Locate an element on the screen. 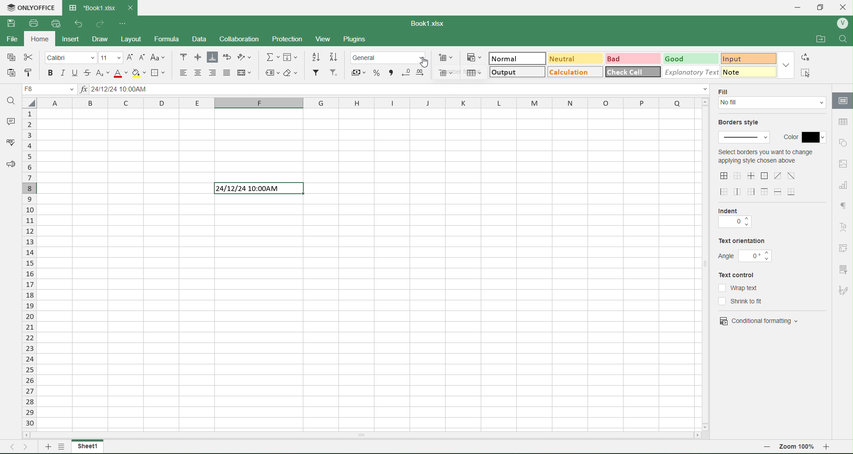  Font Style is located at coordinates (71, 57).